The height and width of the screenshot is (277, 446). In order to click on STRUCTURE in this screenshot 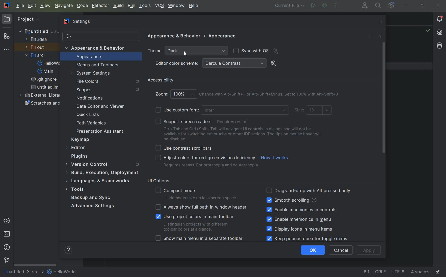, I will do `click(7, 36)`.